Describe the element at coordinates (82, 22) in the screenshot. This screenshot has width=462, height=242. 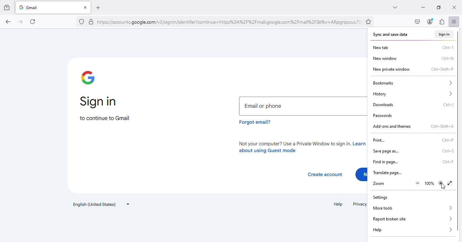
I see `no trackers known to firefox were detected on this page` at that location.